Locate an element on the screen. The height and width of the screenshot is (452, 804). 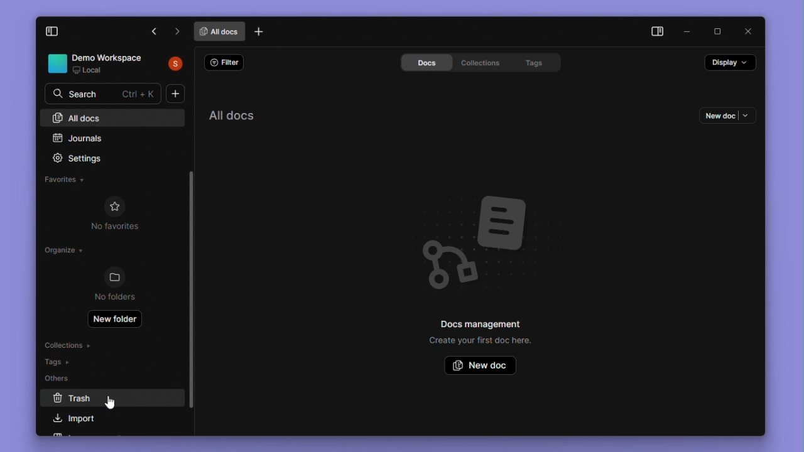
Collections is located at coordinates (483, 63).